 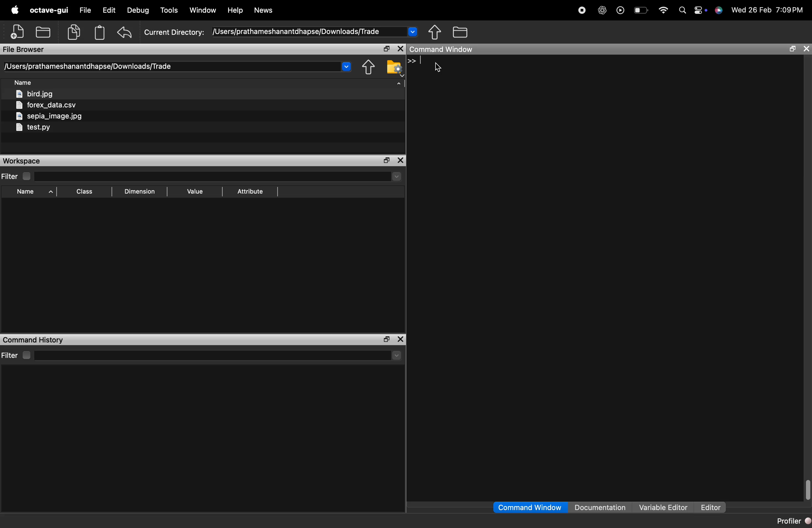 What do you see at coordinates (721, 12) in the screenshot?
I see `support` at bounding box center [721, 12].